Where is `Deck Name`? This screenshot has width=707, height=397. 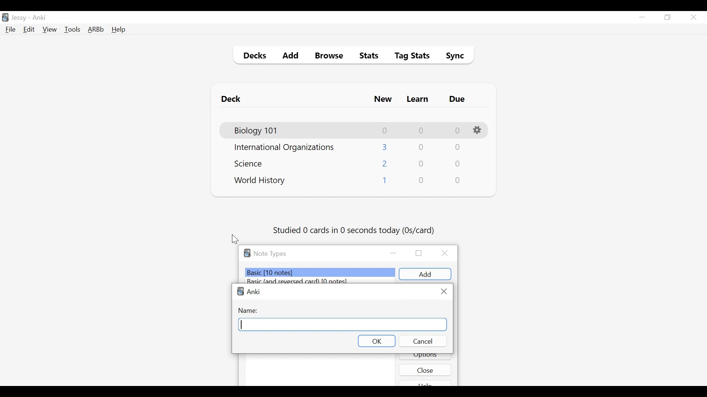
Deck Name is located at coordinates (251, 163).